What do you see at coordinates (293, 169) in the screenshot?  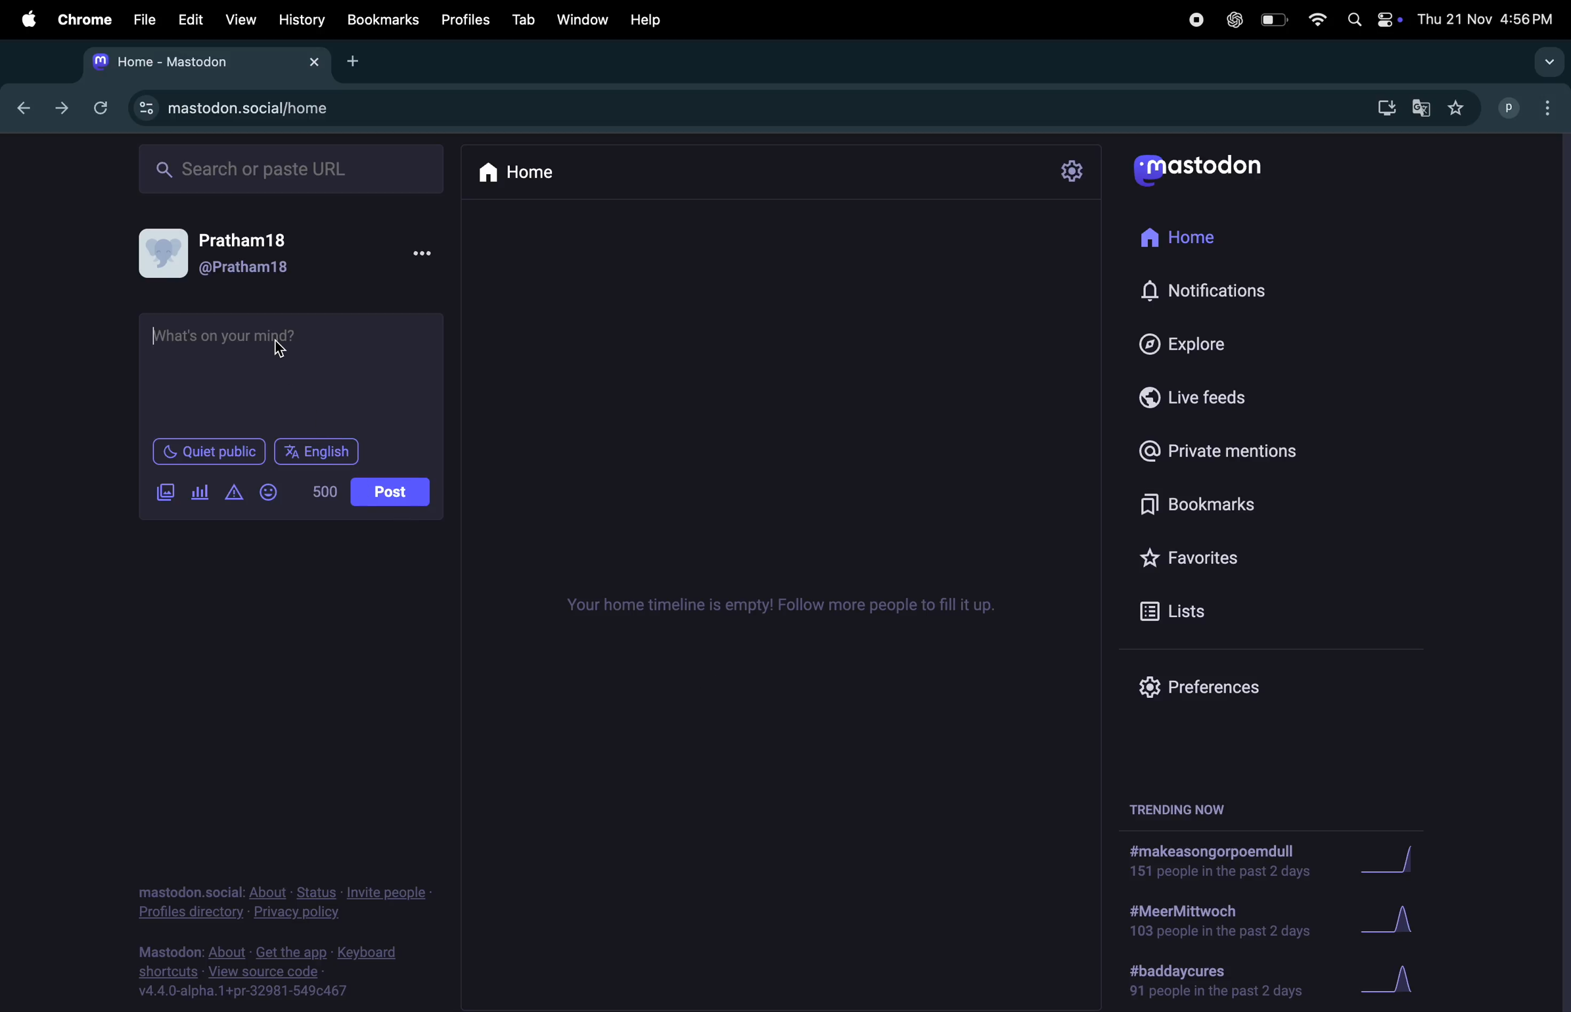 I see `searchbar` at bounding box center [293, 169].